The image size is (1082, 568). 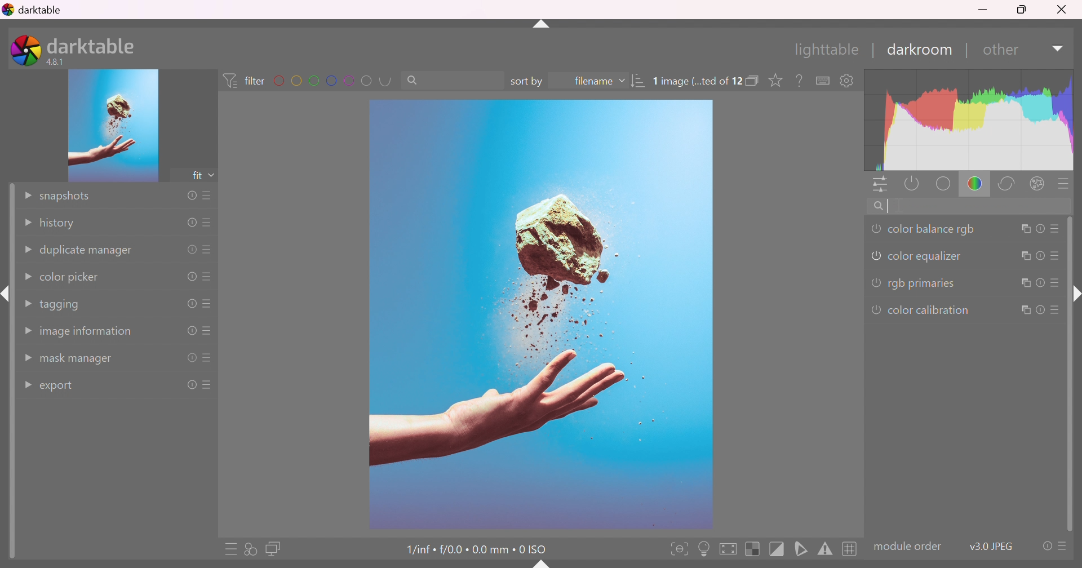 I want to click on filename, so click(x=587, y=82).